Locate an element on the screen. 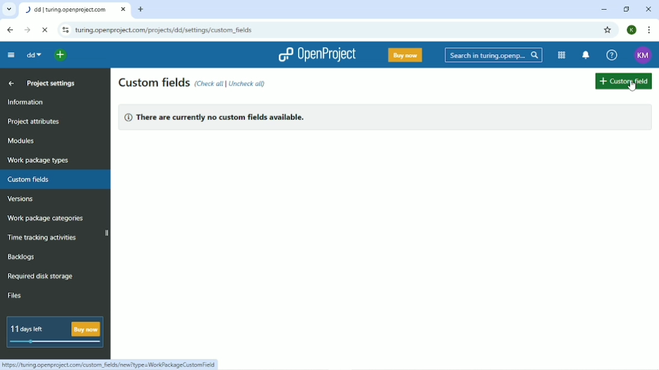 Image resolution: width=659 pixels, height=370 pixels. There are currently no custom fields available. is located at coordinates (219, 119).